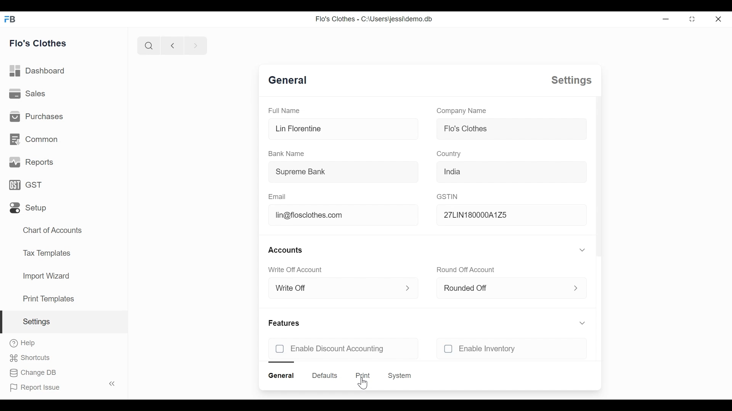  Describe the element at coordinates (583, 250) in the screenshot. I see `toggle expand/collapse` at that location.